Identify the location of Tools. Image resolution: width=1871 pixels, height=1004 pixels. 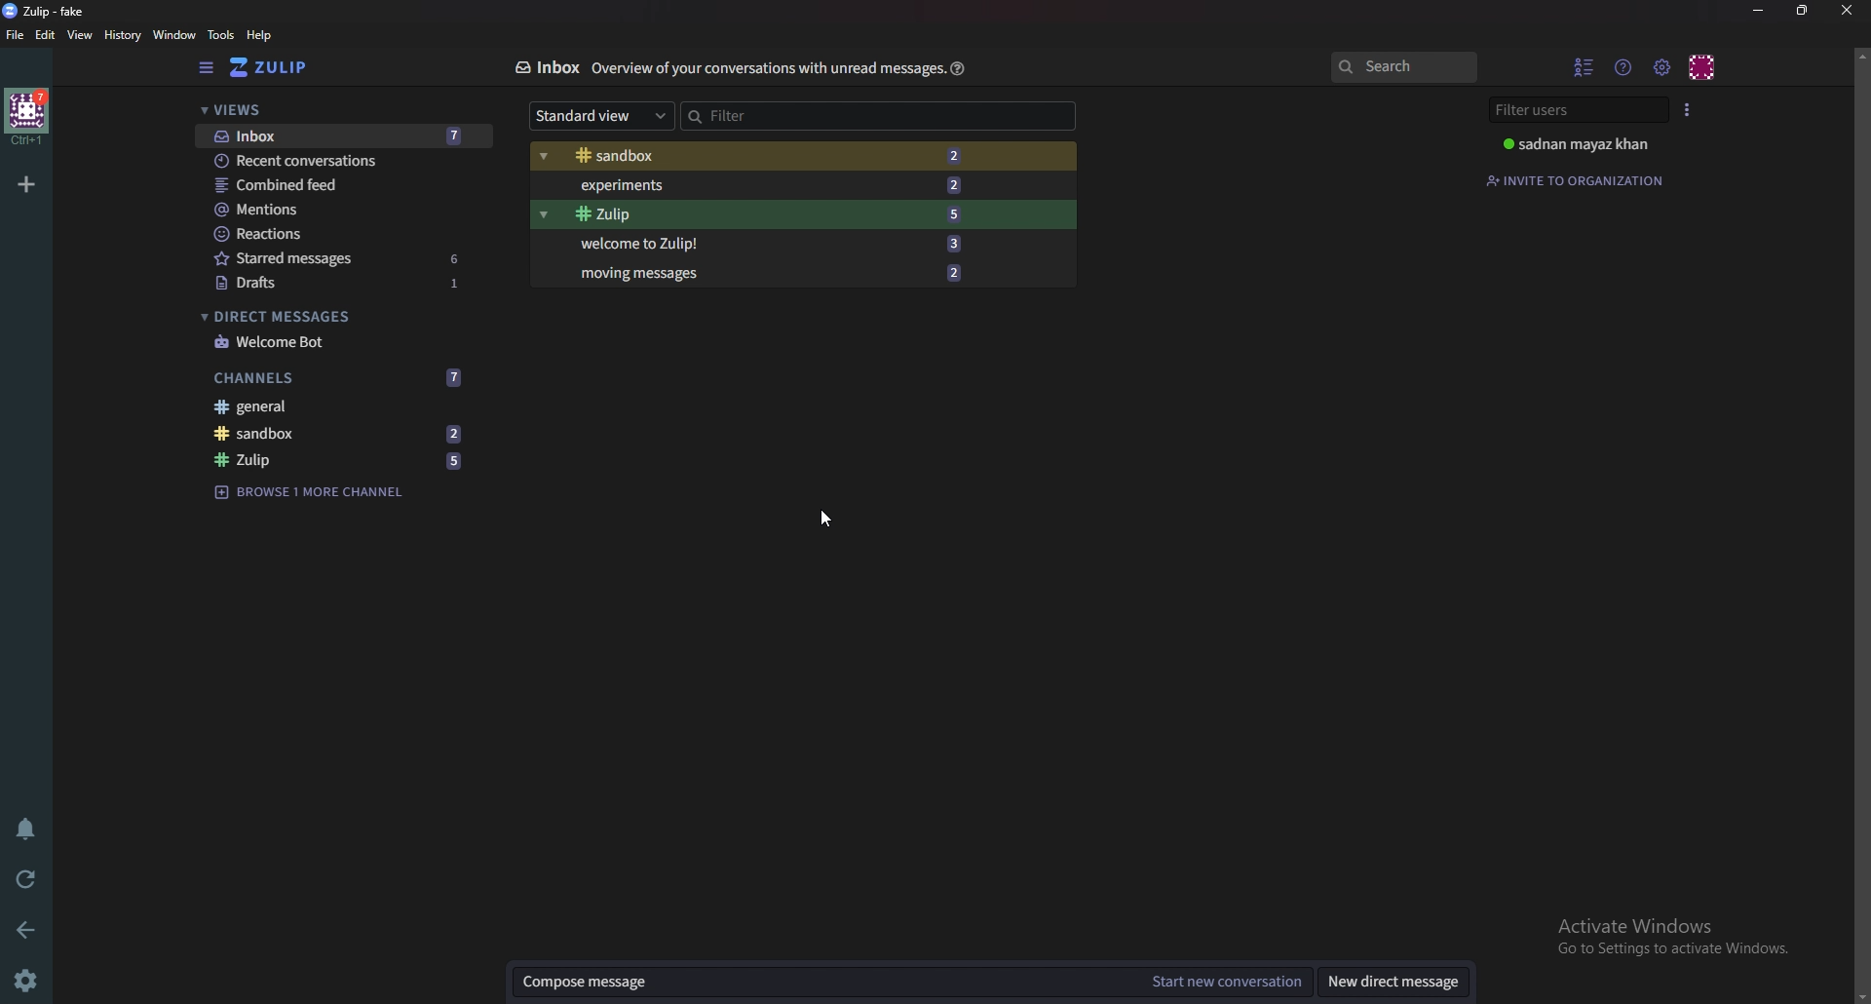
(222, 36).